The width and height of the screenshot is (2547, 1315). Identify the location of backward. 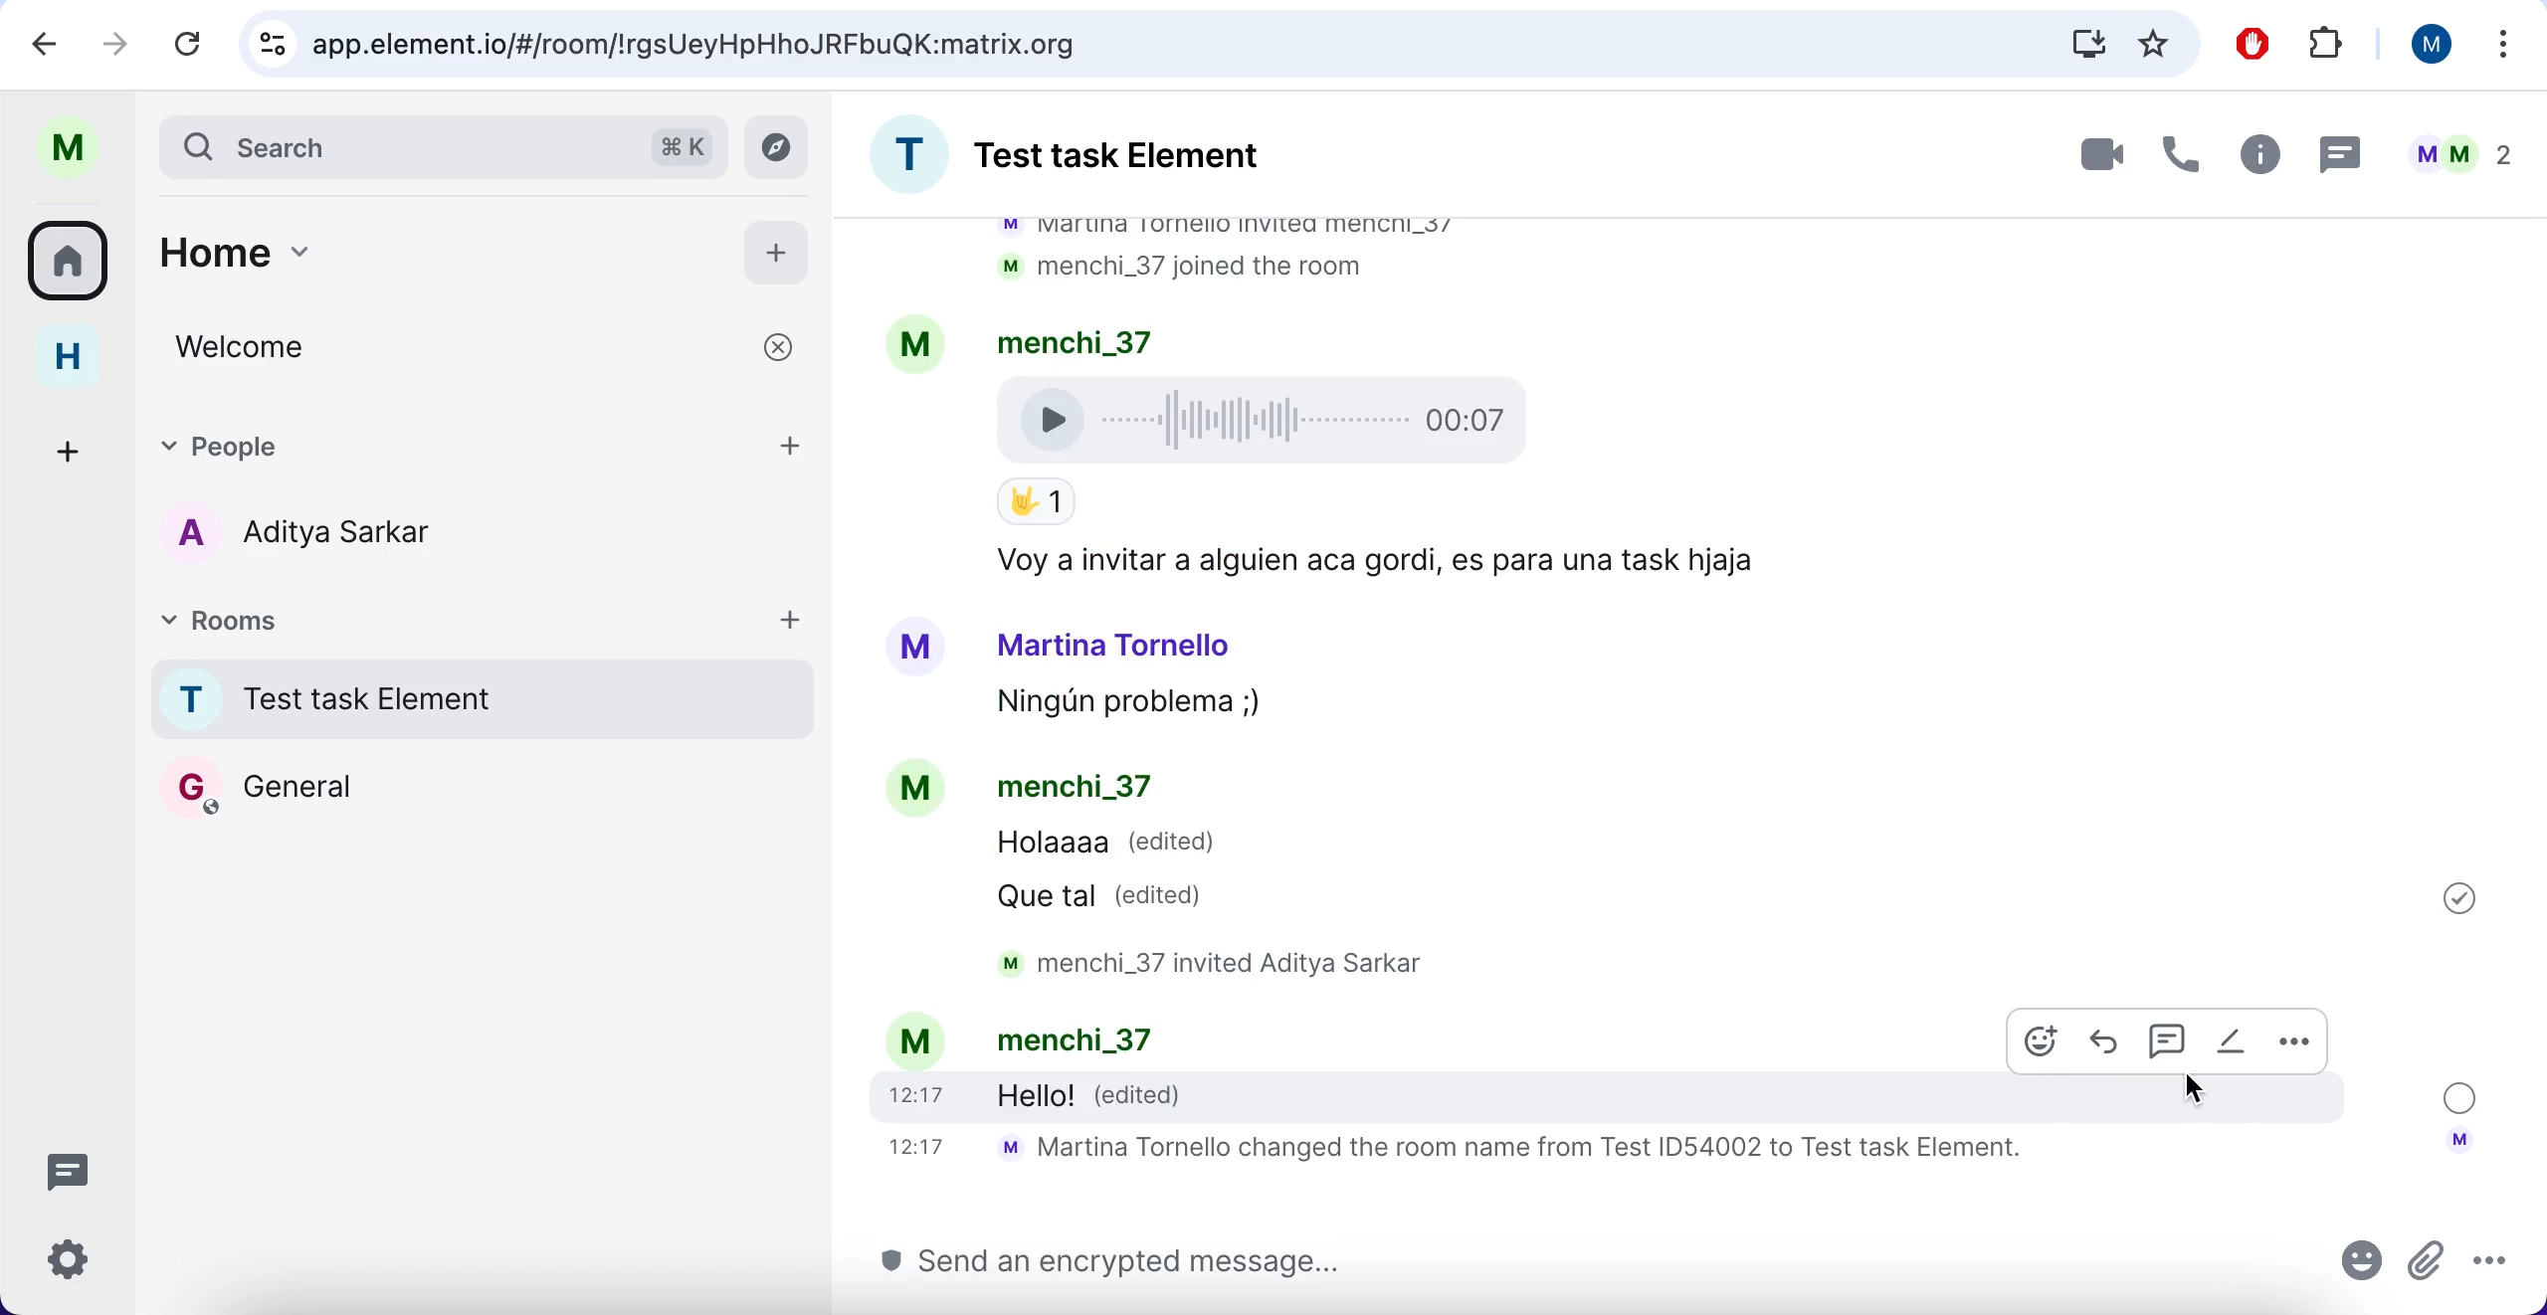
(45, 47).